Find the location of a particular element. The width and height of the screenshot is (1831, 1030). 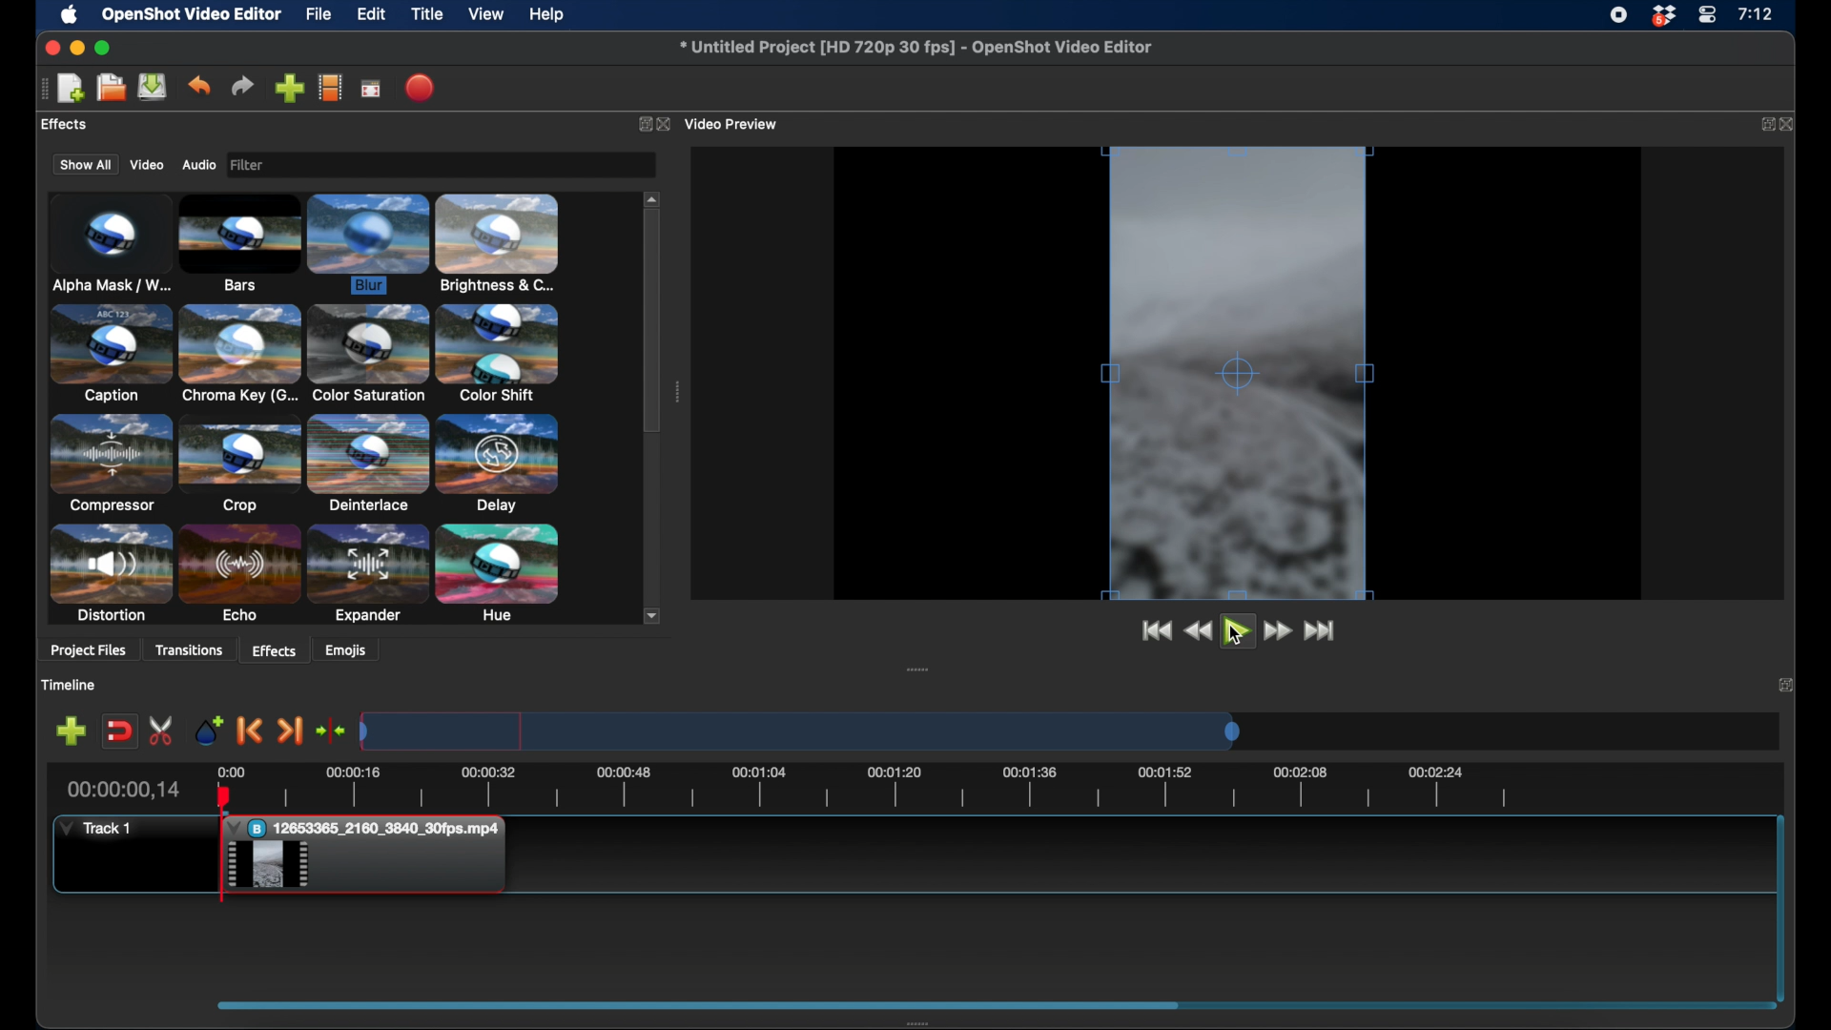

current time indicator is located at coordinates (125, 790).